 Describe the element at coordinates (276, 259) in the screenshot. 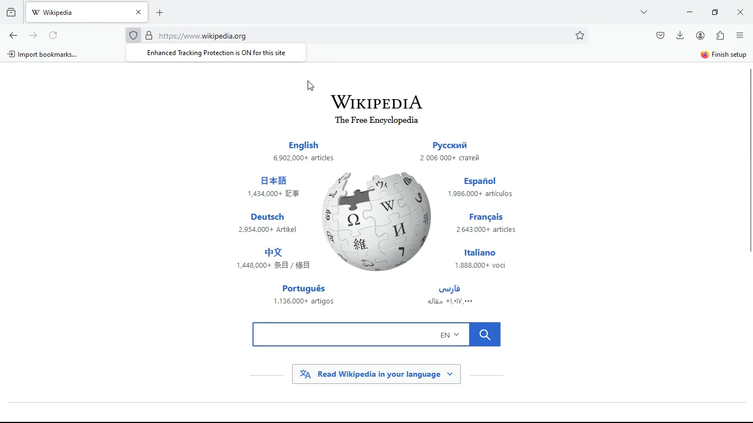

I see `japanese` at that location.